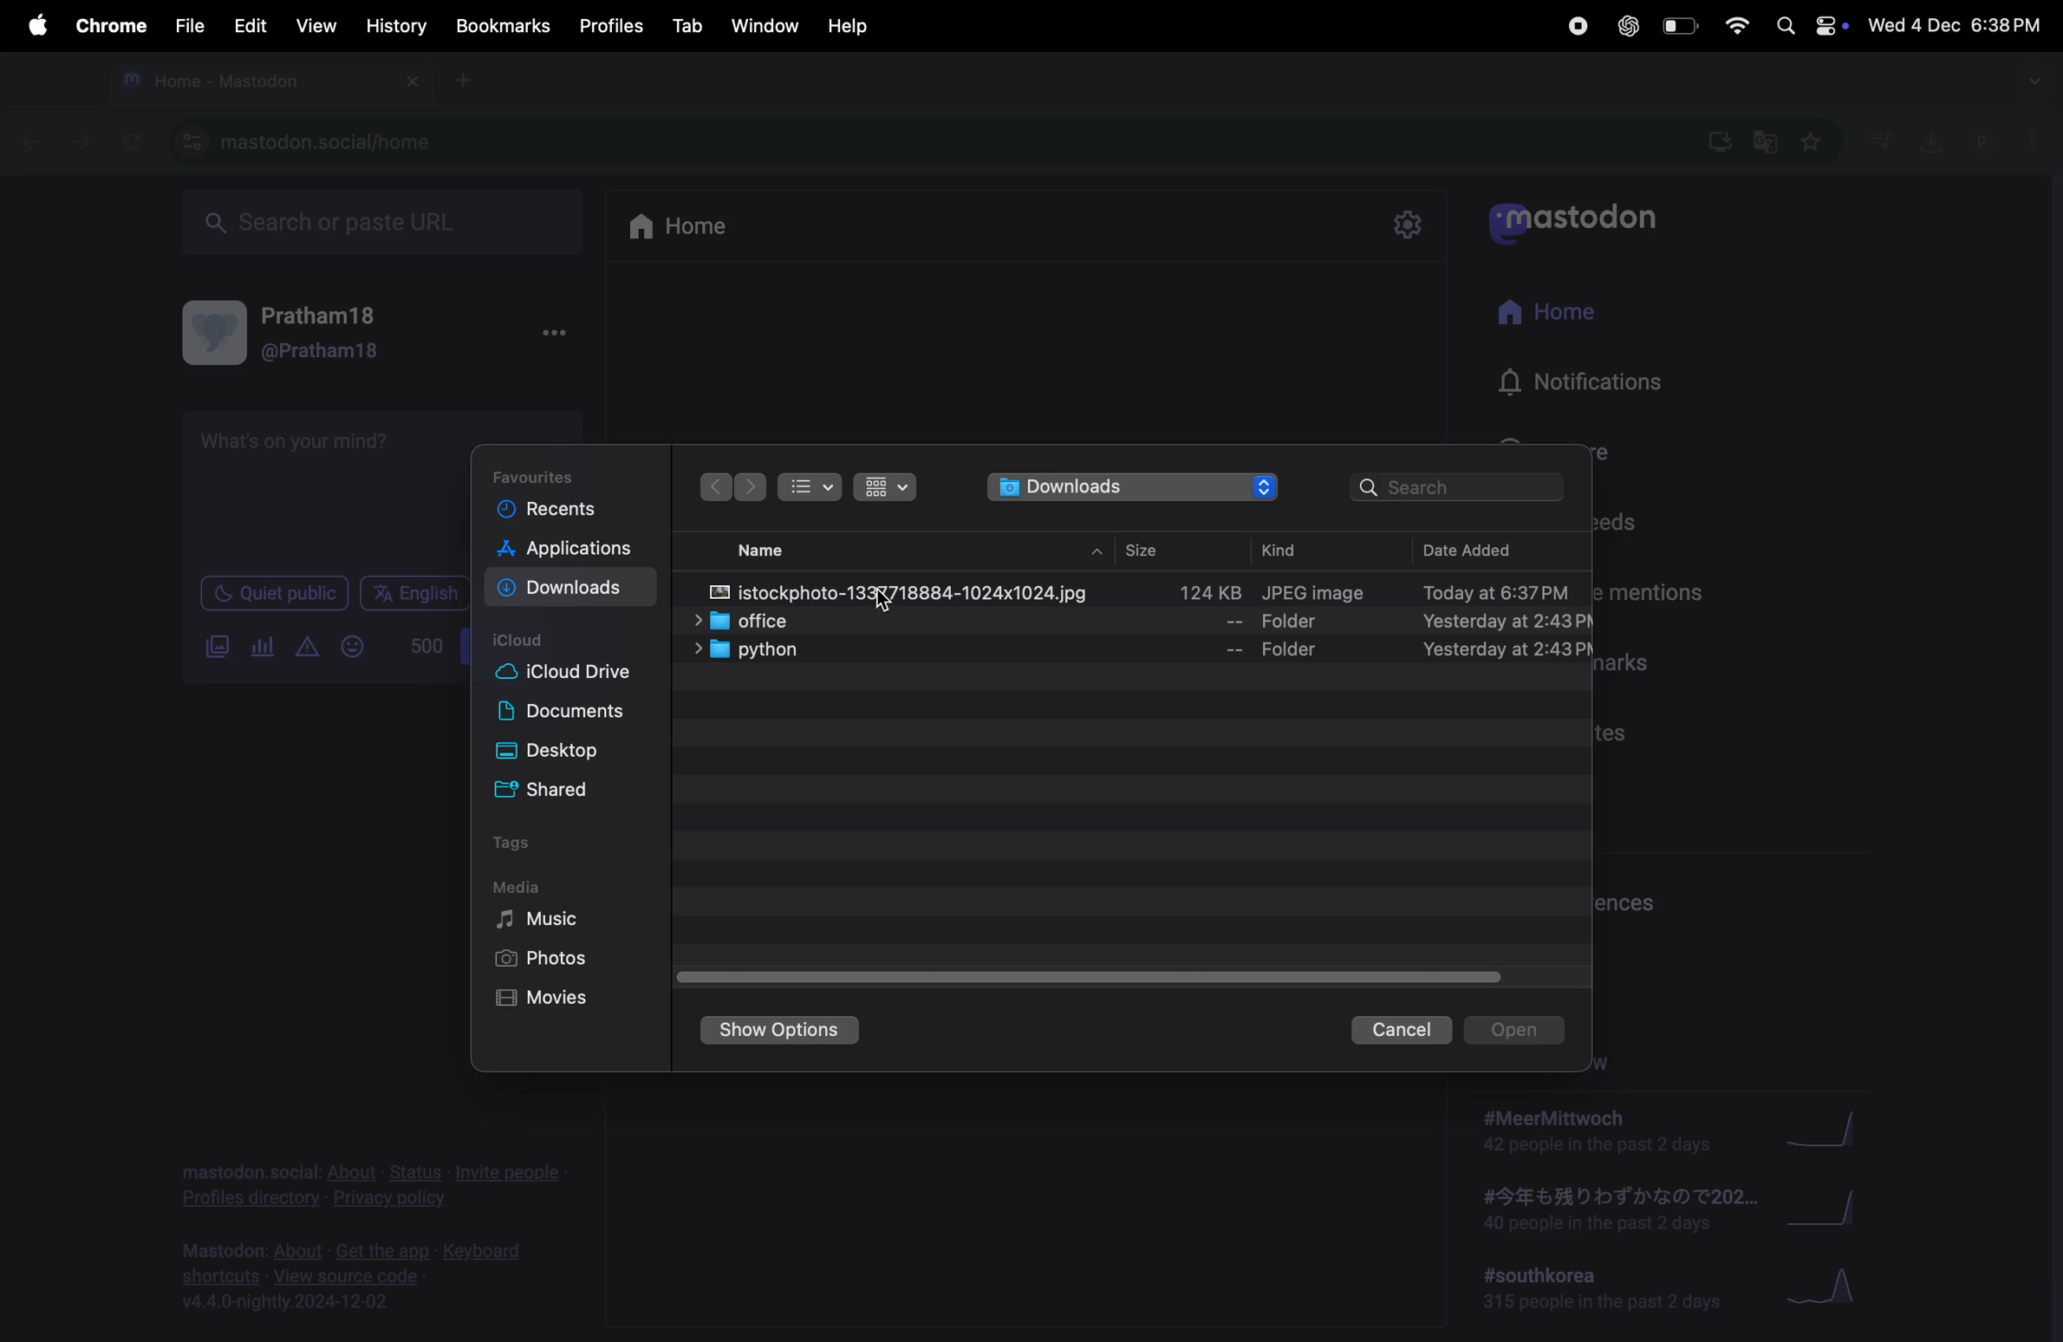 This screenshot has width=2063, height=1342. What do you see at coordinates (782, 1030) in the screenshot?
I see `show options` at bounding box center [782, 1030].